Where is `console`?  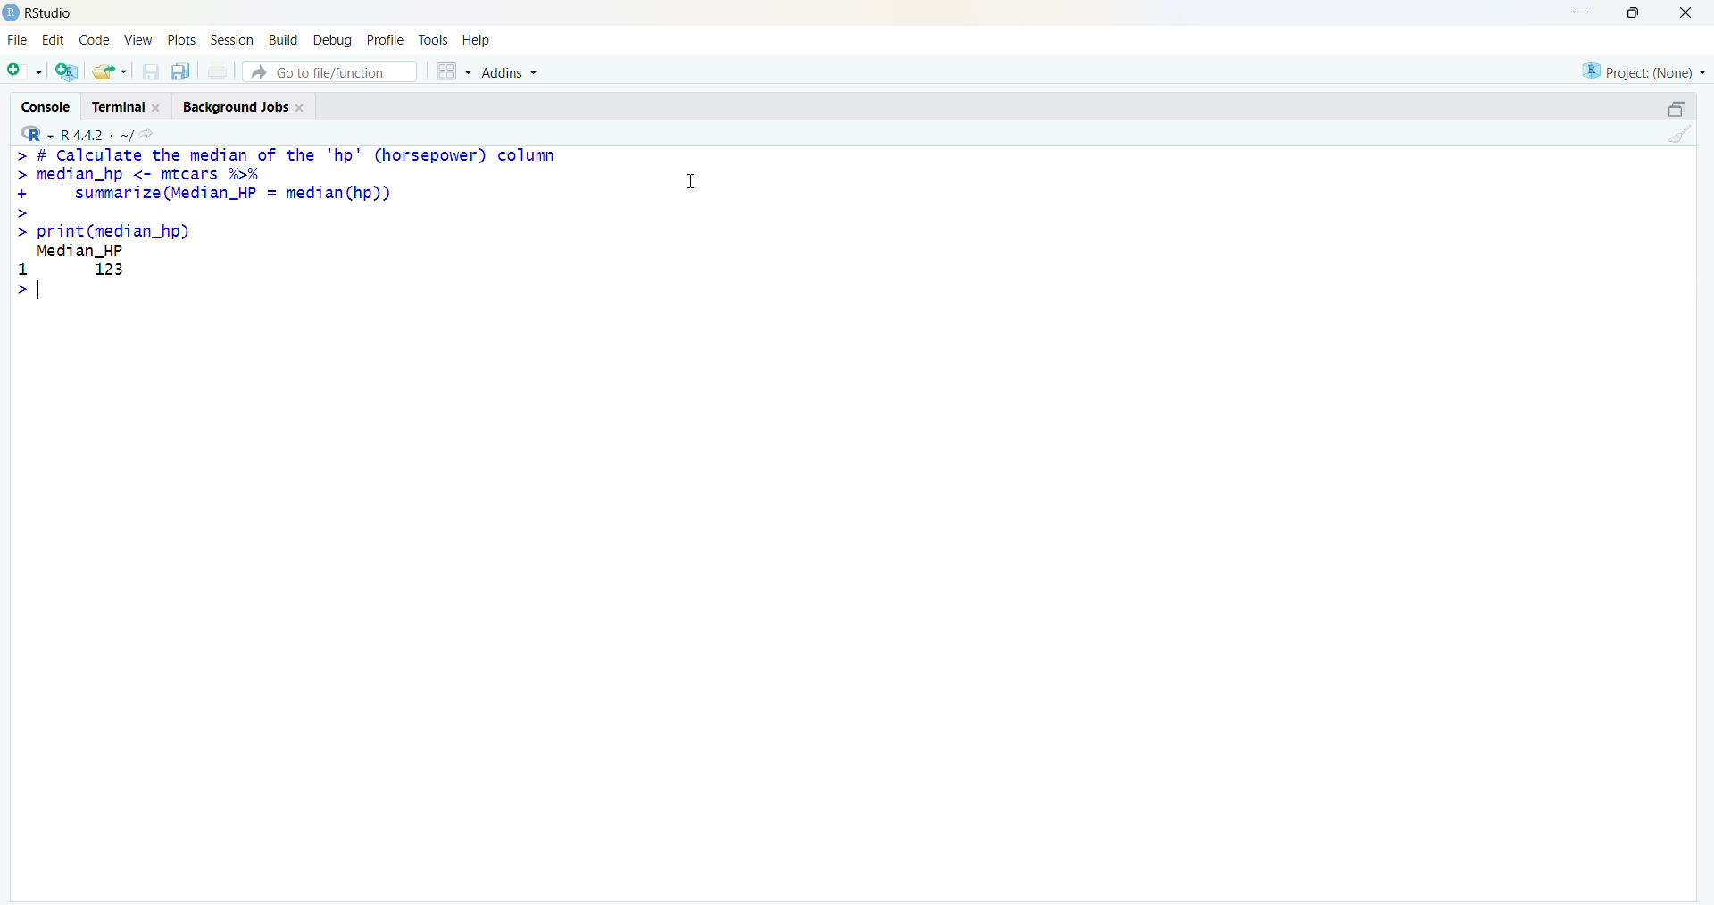
console is located at coordinates (47, 107).